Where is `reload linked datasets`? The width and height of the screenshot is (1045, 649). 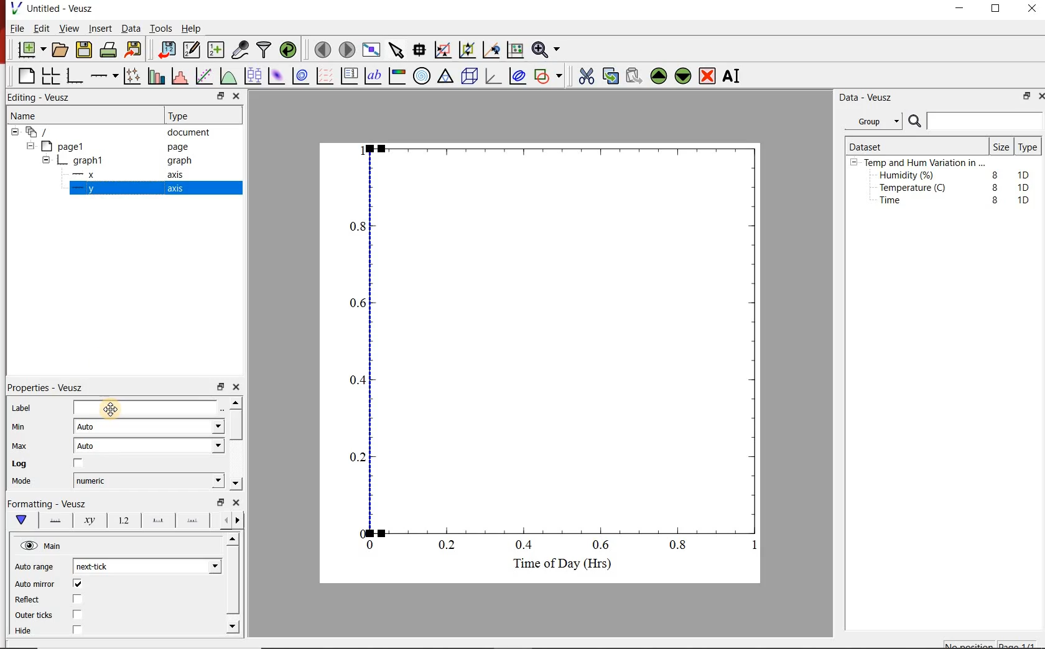
reload linked datasets is located at coordinates (288, 50).